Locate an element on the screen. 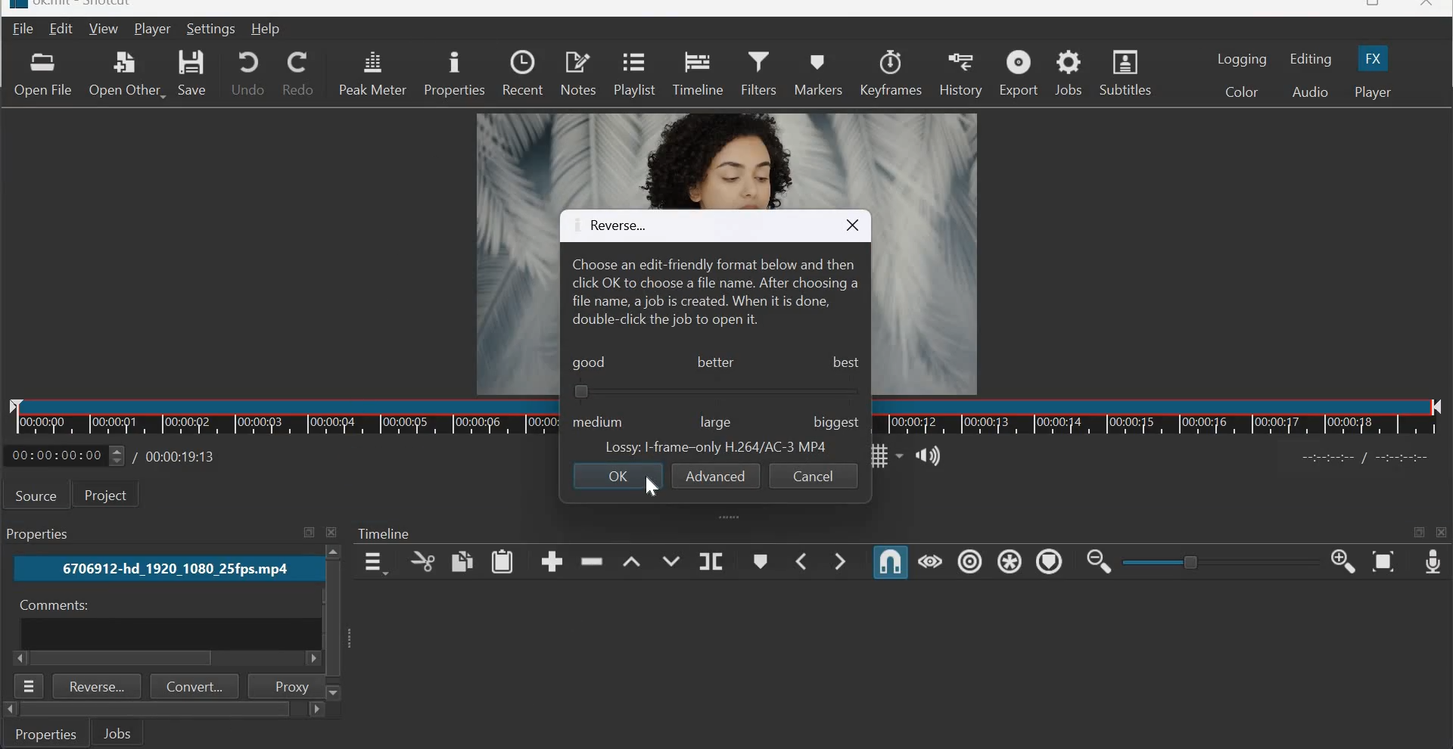  timeline menu  is located at coordinates (374, 562).